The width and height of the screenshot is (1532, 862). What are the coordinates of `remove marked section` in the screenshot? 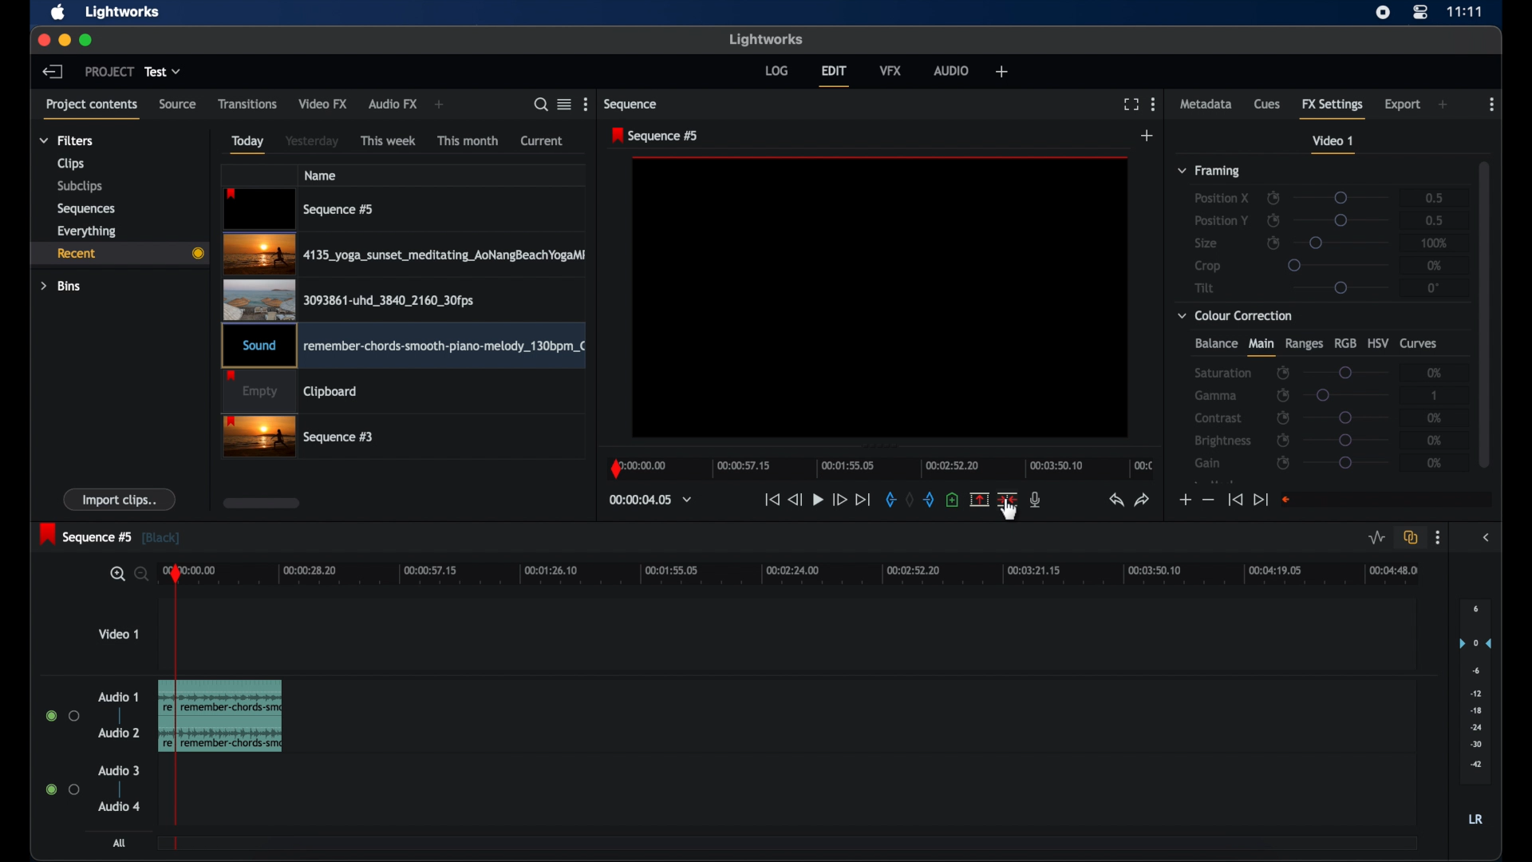 It's located at (980, 498).